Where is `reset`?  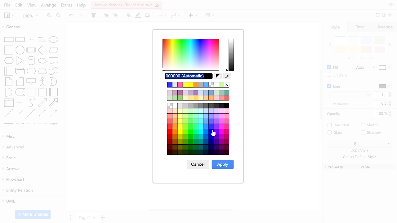 reset is located at coordinates (218, 76).